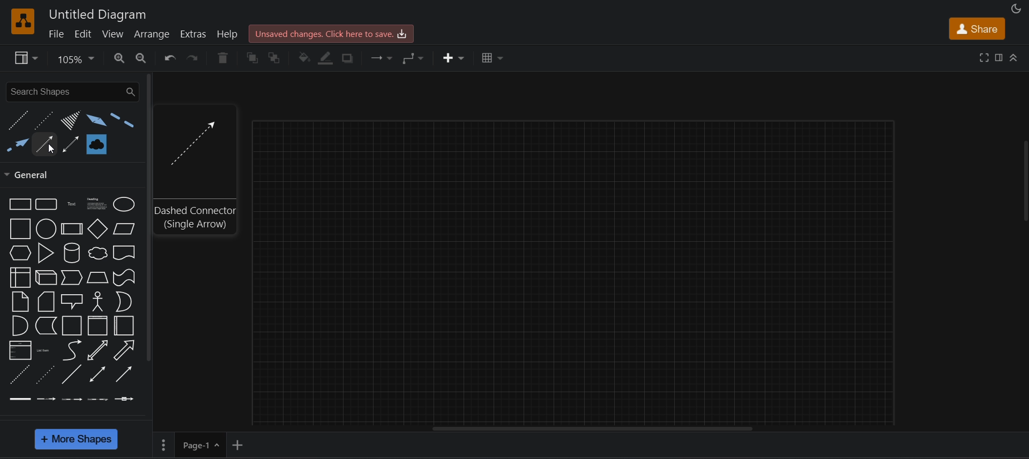  I want to click on to front, so click(252, 58).